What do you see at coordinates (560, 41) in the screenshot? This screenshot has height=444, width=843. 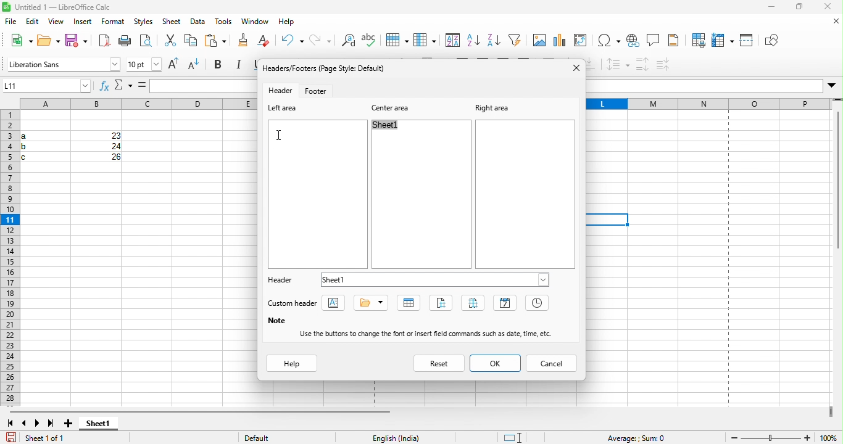 I see `chart` at bounding box center [560, 41].